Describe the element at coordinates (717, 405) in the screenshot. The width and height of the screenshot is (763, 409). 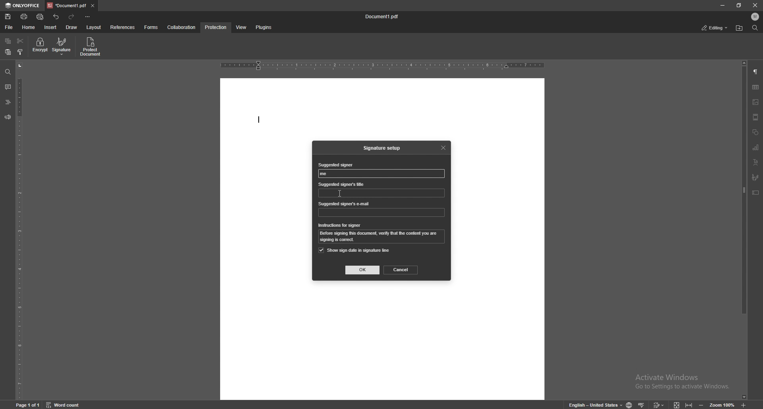
I see `zoom` at that location.